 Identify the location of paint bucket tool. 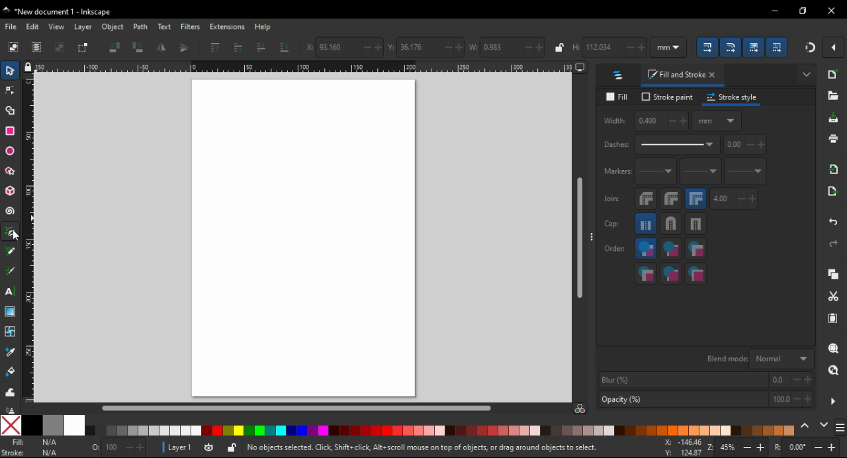
(13, 371).